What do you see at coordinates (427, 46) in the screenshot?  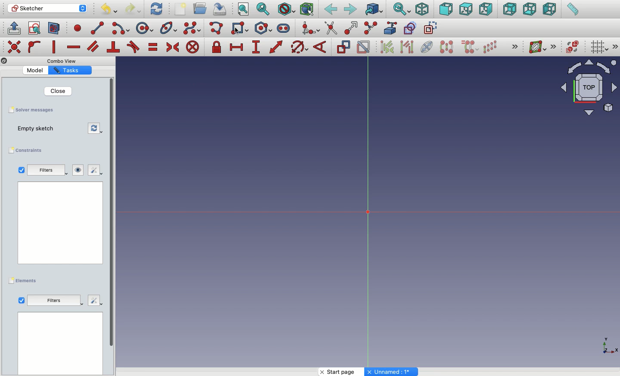 I see `Internal geometry ` at bounding box center [427, 46].